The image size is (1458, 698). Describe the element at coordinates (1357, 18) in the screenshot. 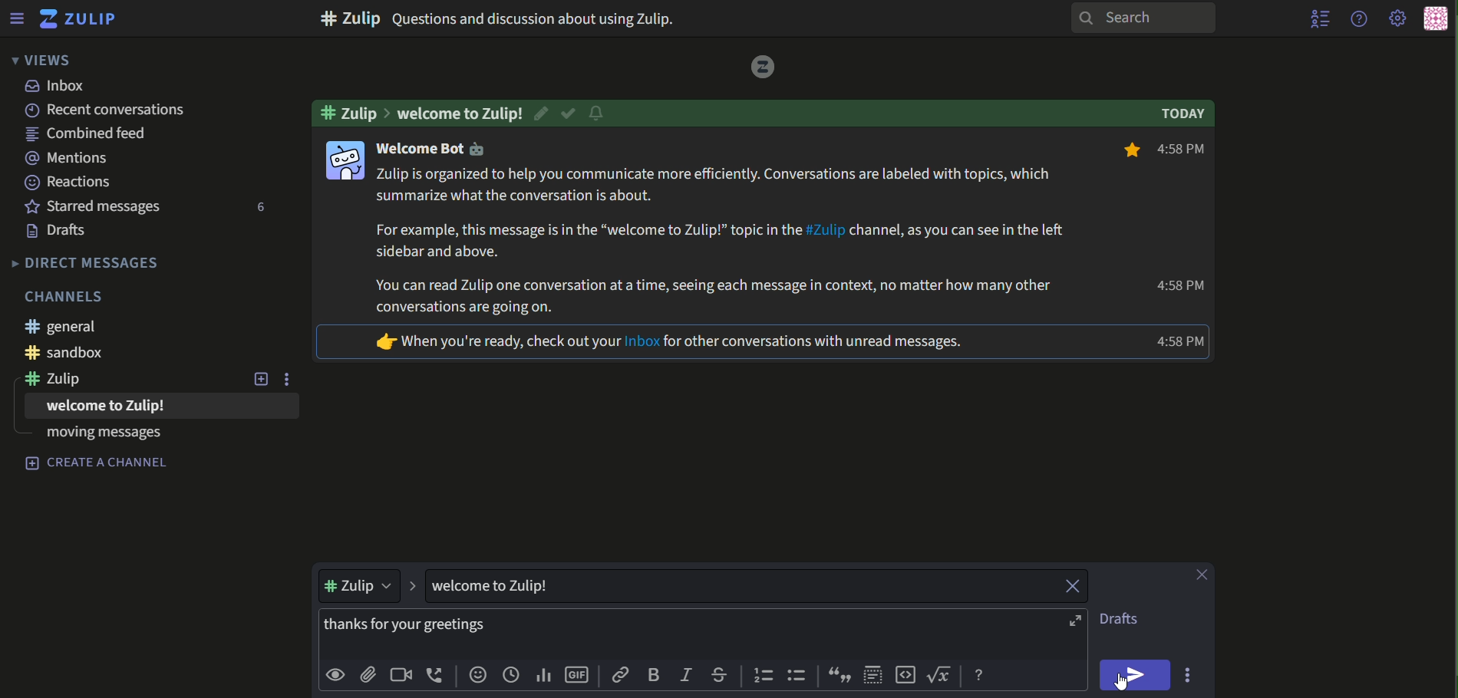

I see `help menu` at that location.